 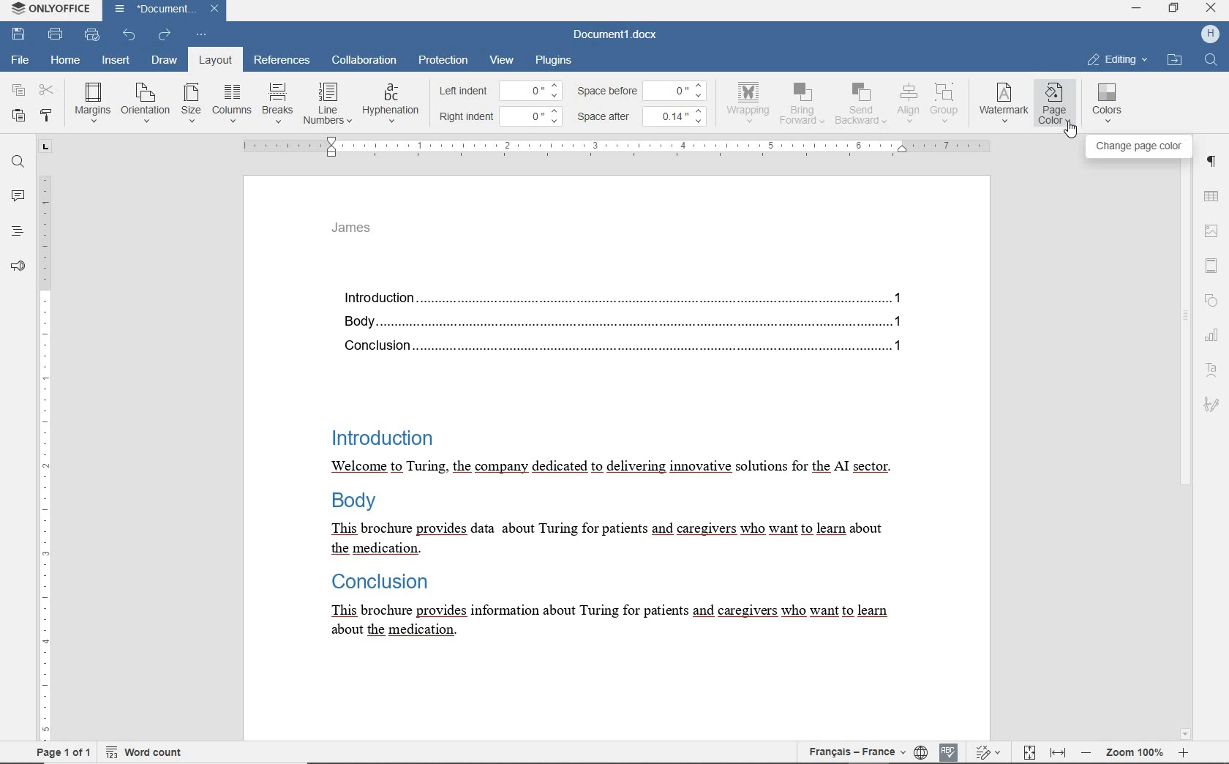 What do you see at coordinates (162, 59) in the screenshot?
I see `draw` at bounding box center [162, 59].